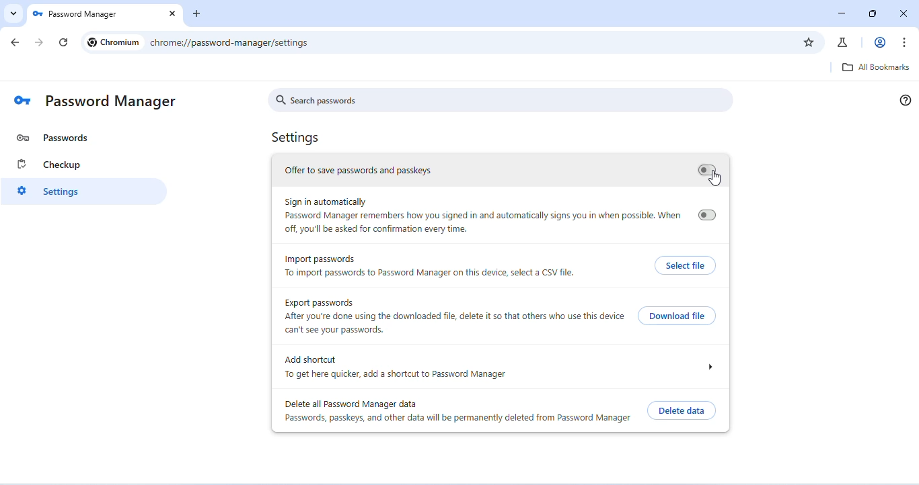 This screenshot has width=919, height=485. What do you see at coordinates (844, 42) in the screenshot?
I see `chrome labs` at bounding box center [844, 42].